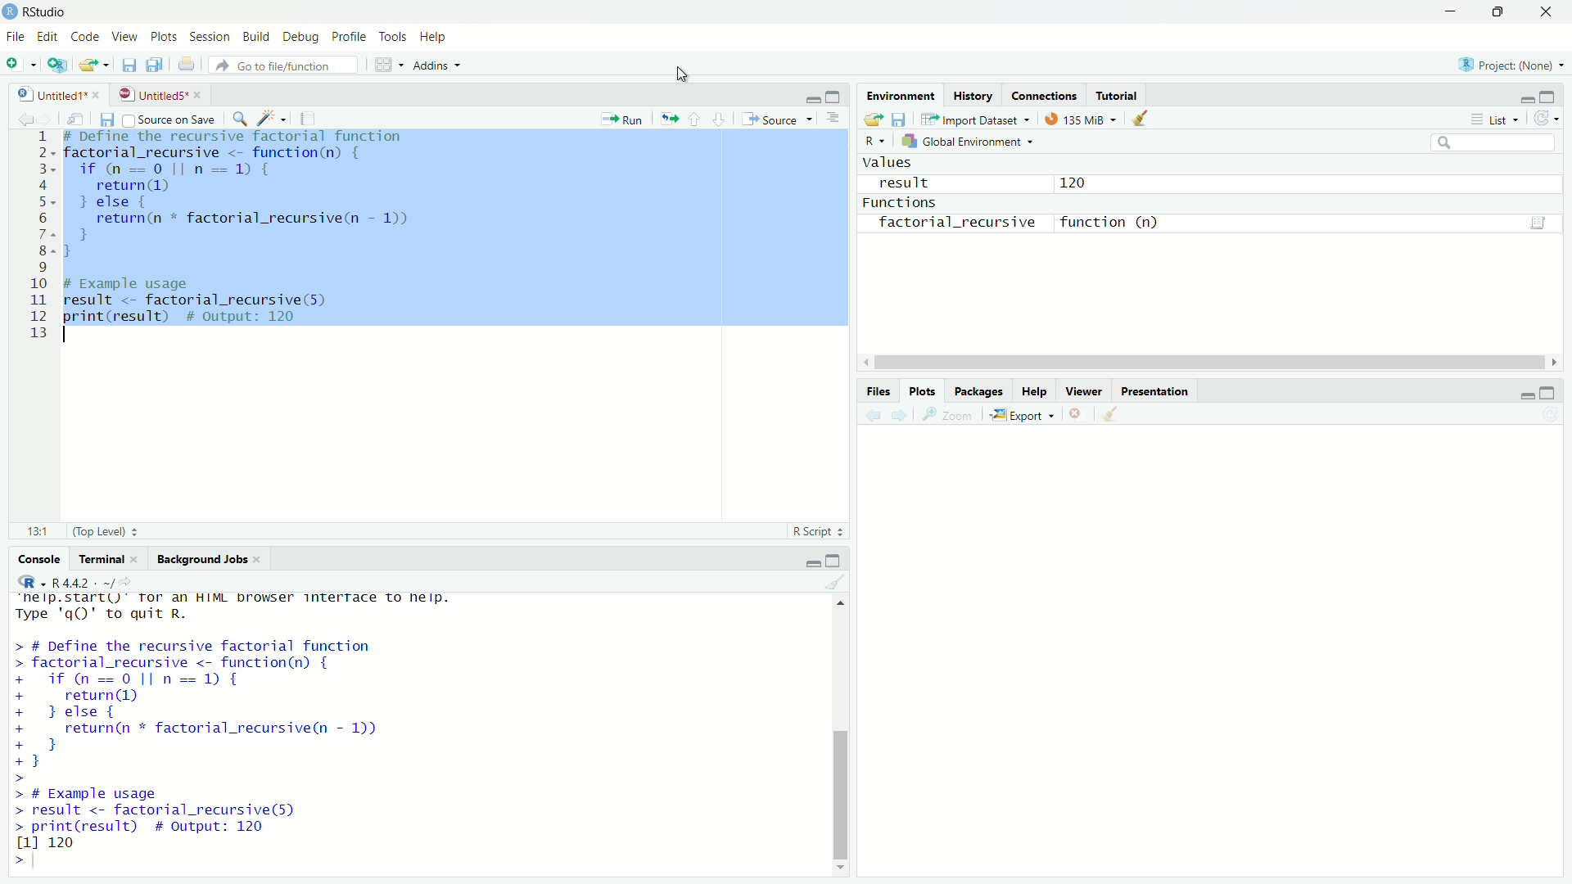 This screenshot has width=1572, height=884. What do you see at coordinates (1145, 117) in the screenshot?
I see `Clear console (Ctrl +L)` at bounding box center [1145, 117].